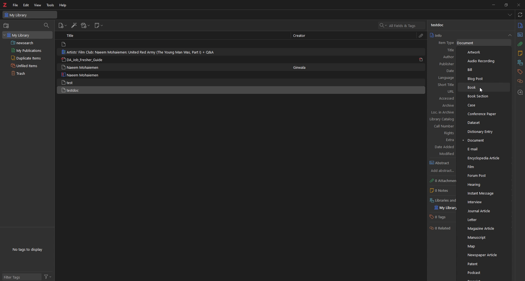 The height and width of the screenshot is (281, 525). Describe the element at coordinates (86, 25) in the screenshot. I see `add attachment` at that location.